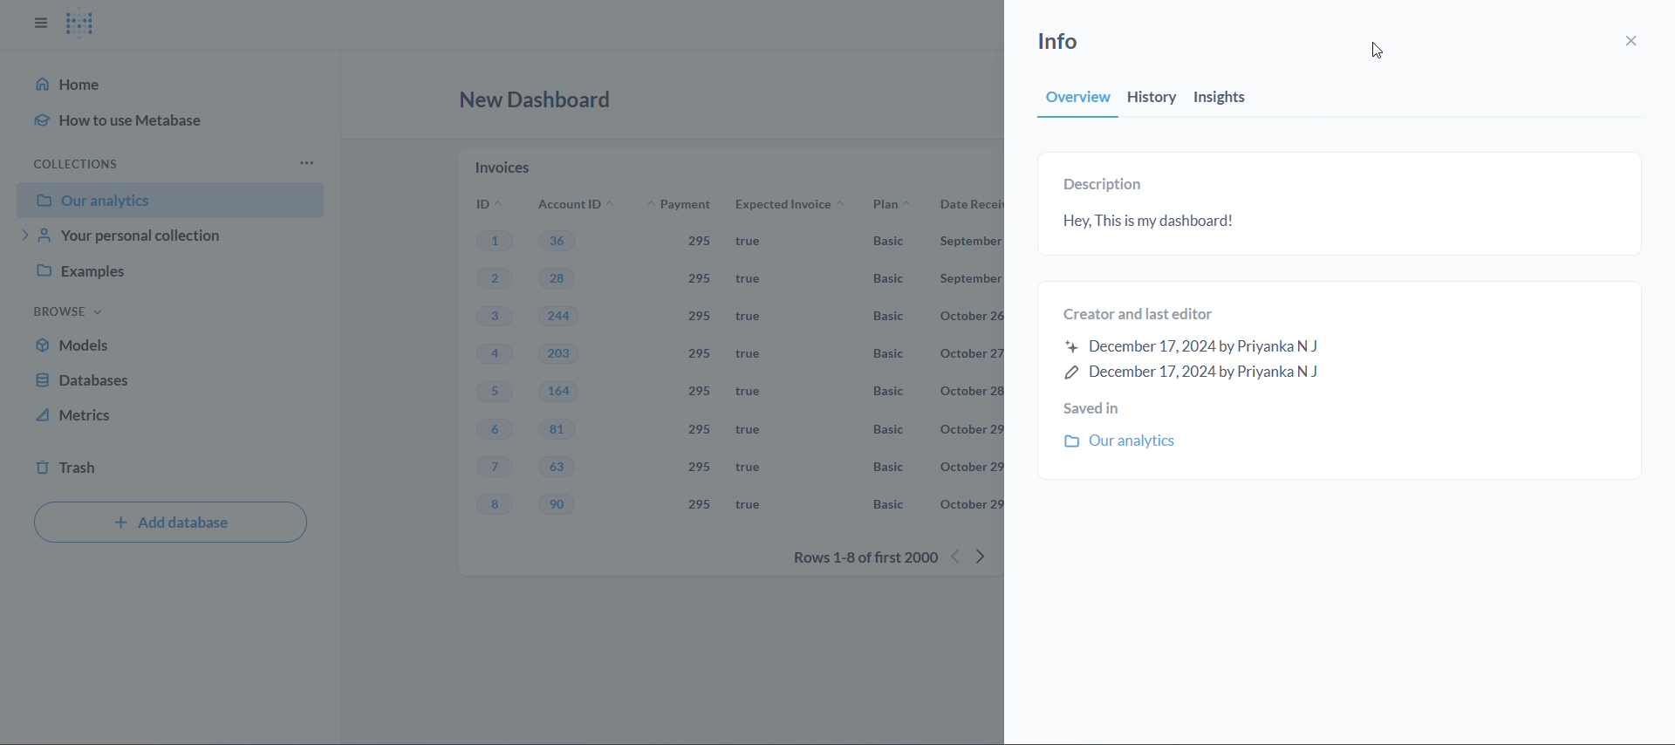 This screenshot has width=1675, height=745. I want to click on 1, so click(494, 239).